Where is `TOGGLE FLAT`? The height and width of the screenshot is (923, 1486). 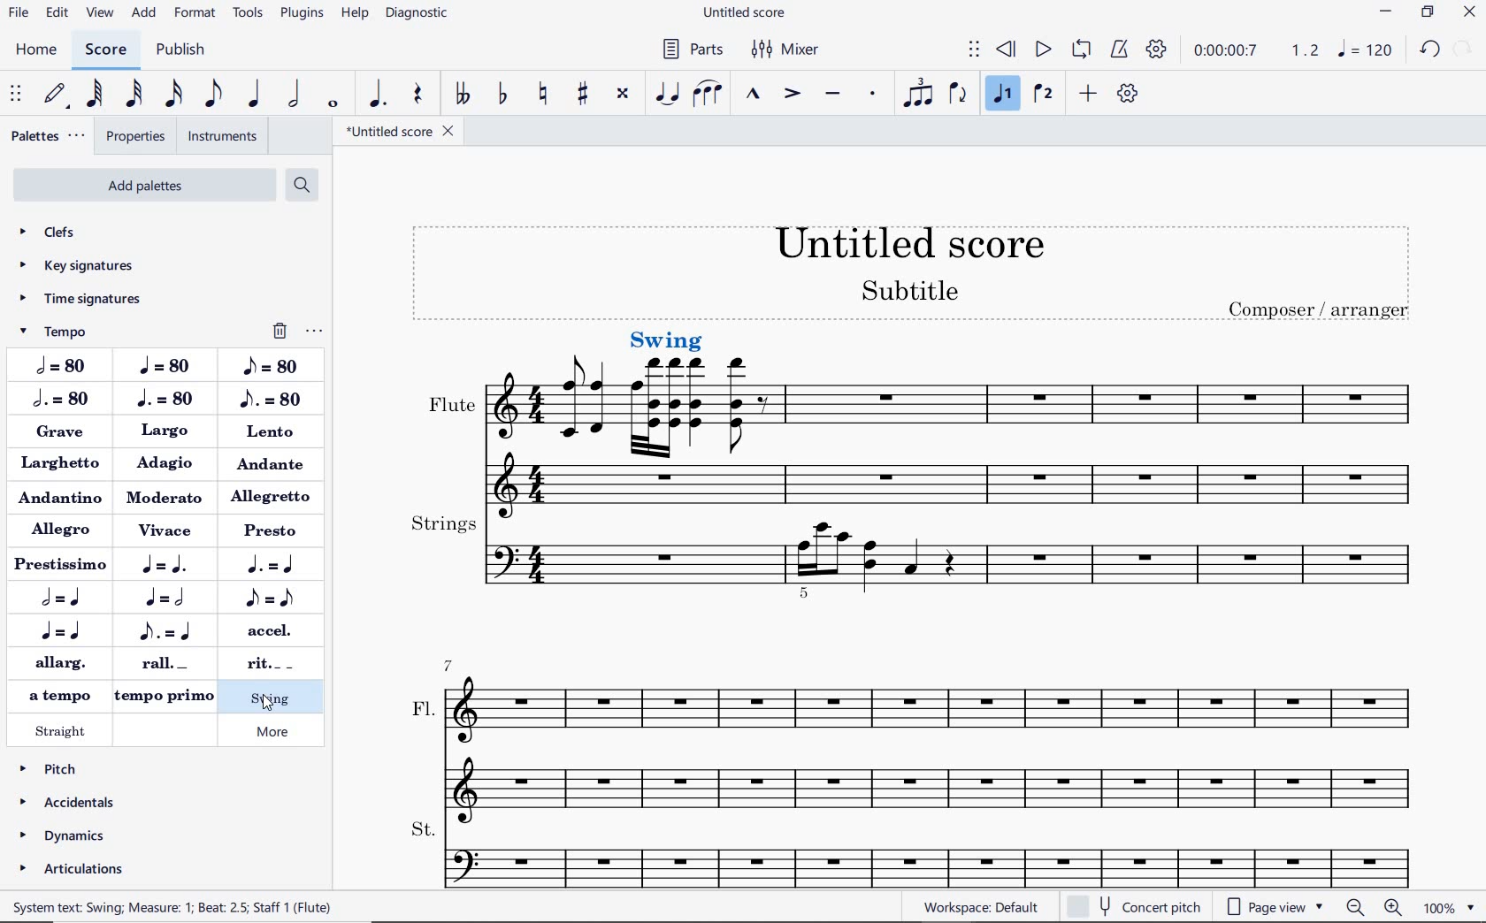 TOGGLE FLAT is located at coordinates (502, 95).